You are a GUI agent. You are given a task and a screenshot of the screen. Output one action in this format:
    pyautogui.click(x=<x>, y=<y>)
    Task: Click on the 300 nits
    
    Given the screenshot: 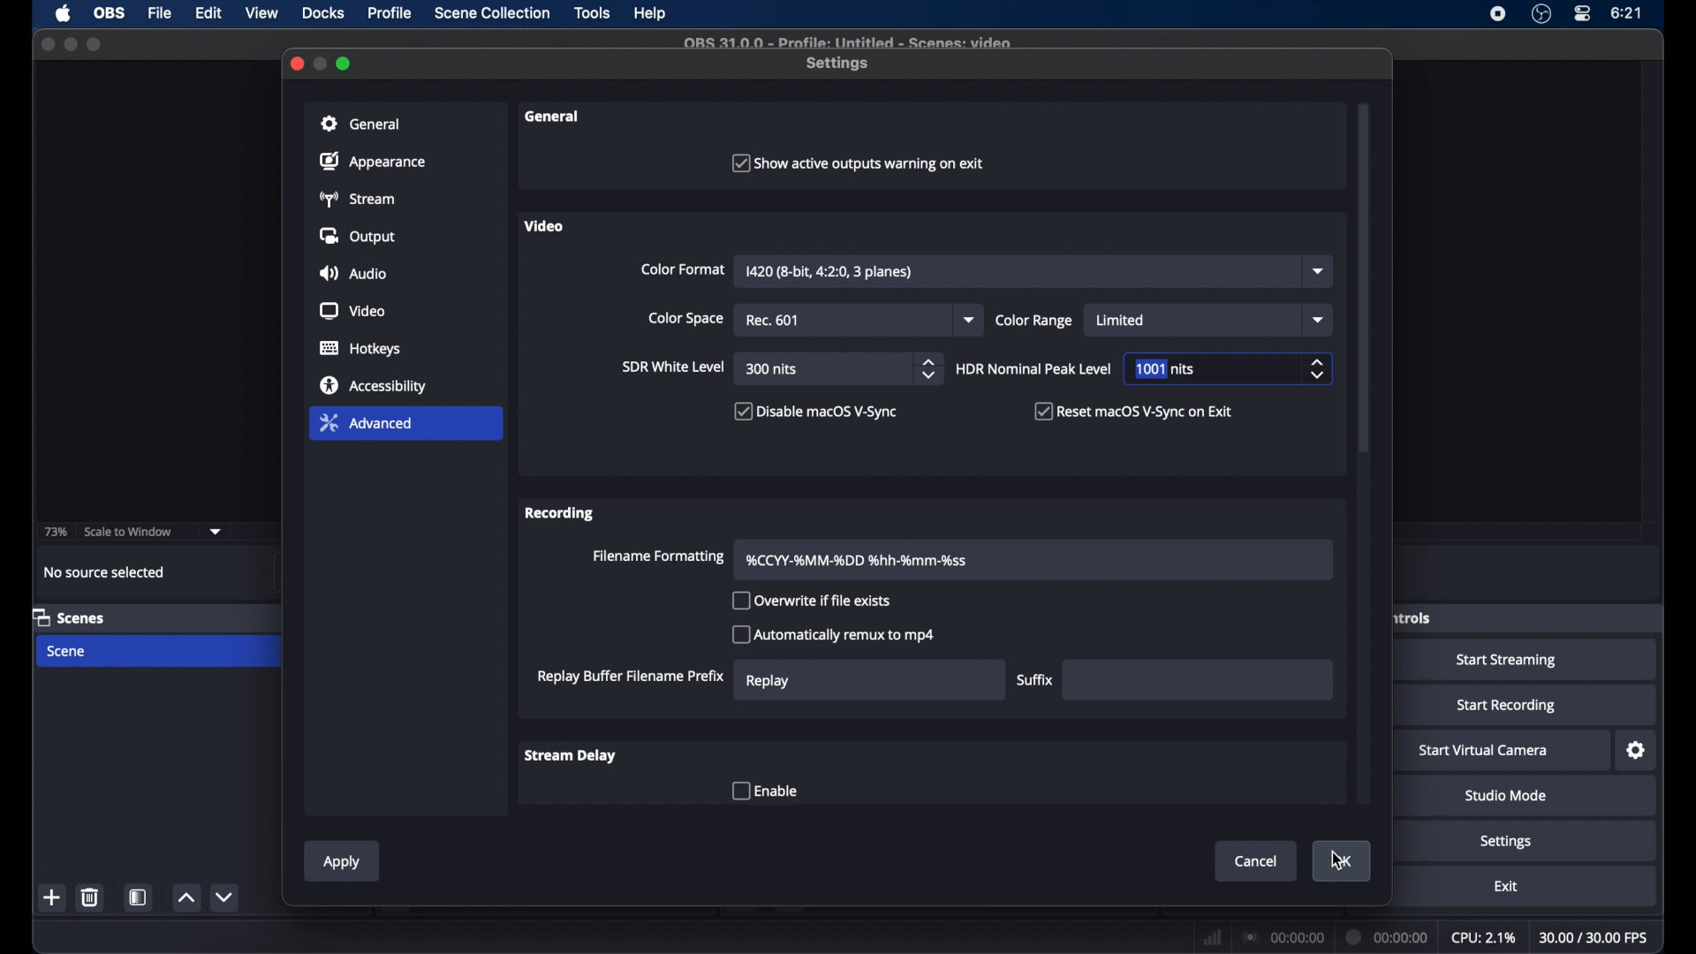 What is the action you would take?
    pyautogui.click(x=772, y=369)
    